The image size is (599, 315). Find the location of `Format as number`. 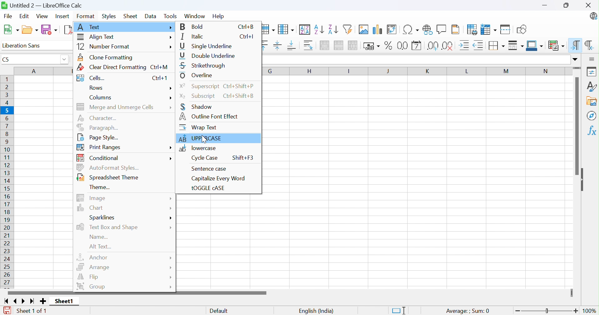

Format as number is located at coordinates (403, 46).